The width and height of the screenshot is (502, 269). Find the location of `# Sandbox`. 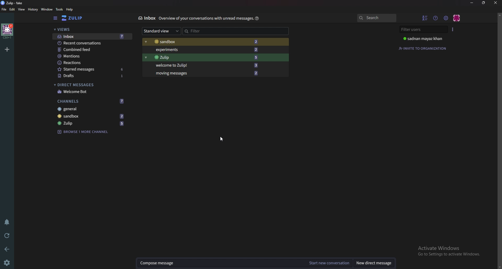

# Sandbox is located at coordinates (77, 116).